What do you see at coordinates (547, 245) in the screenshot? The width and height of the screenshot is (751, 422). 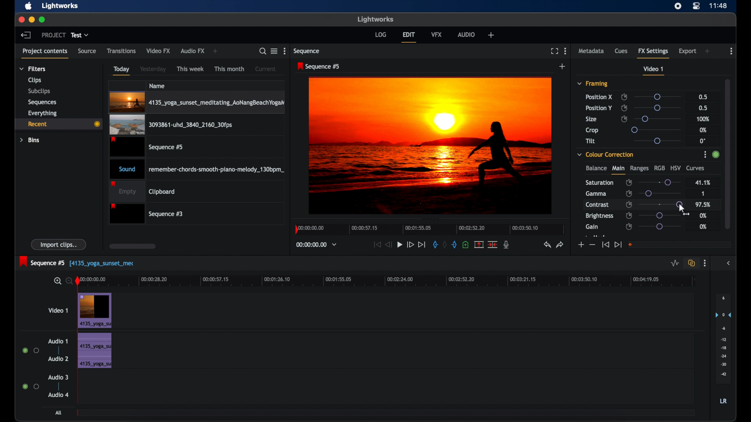 I see `undo` at bounding box center [547, 245].